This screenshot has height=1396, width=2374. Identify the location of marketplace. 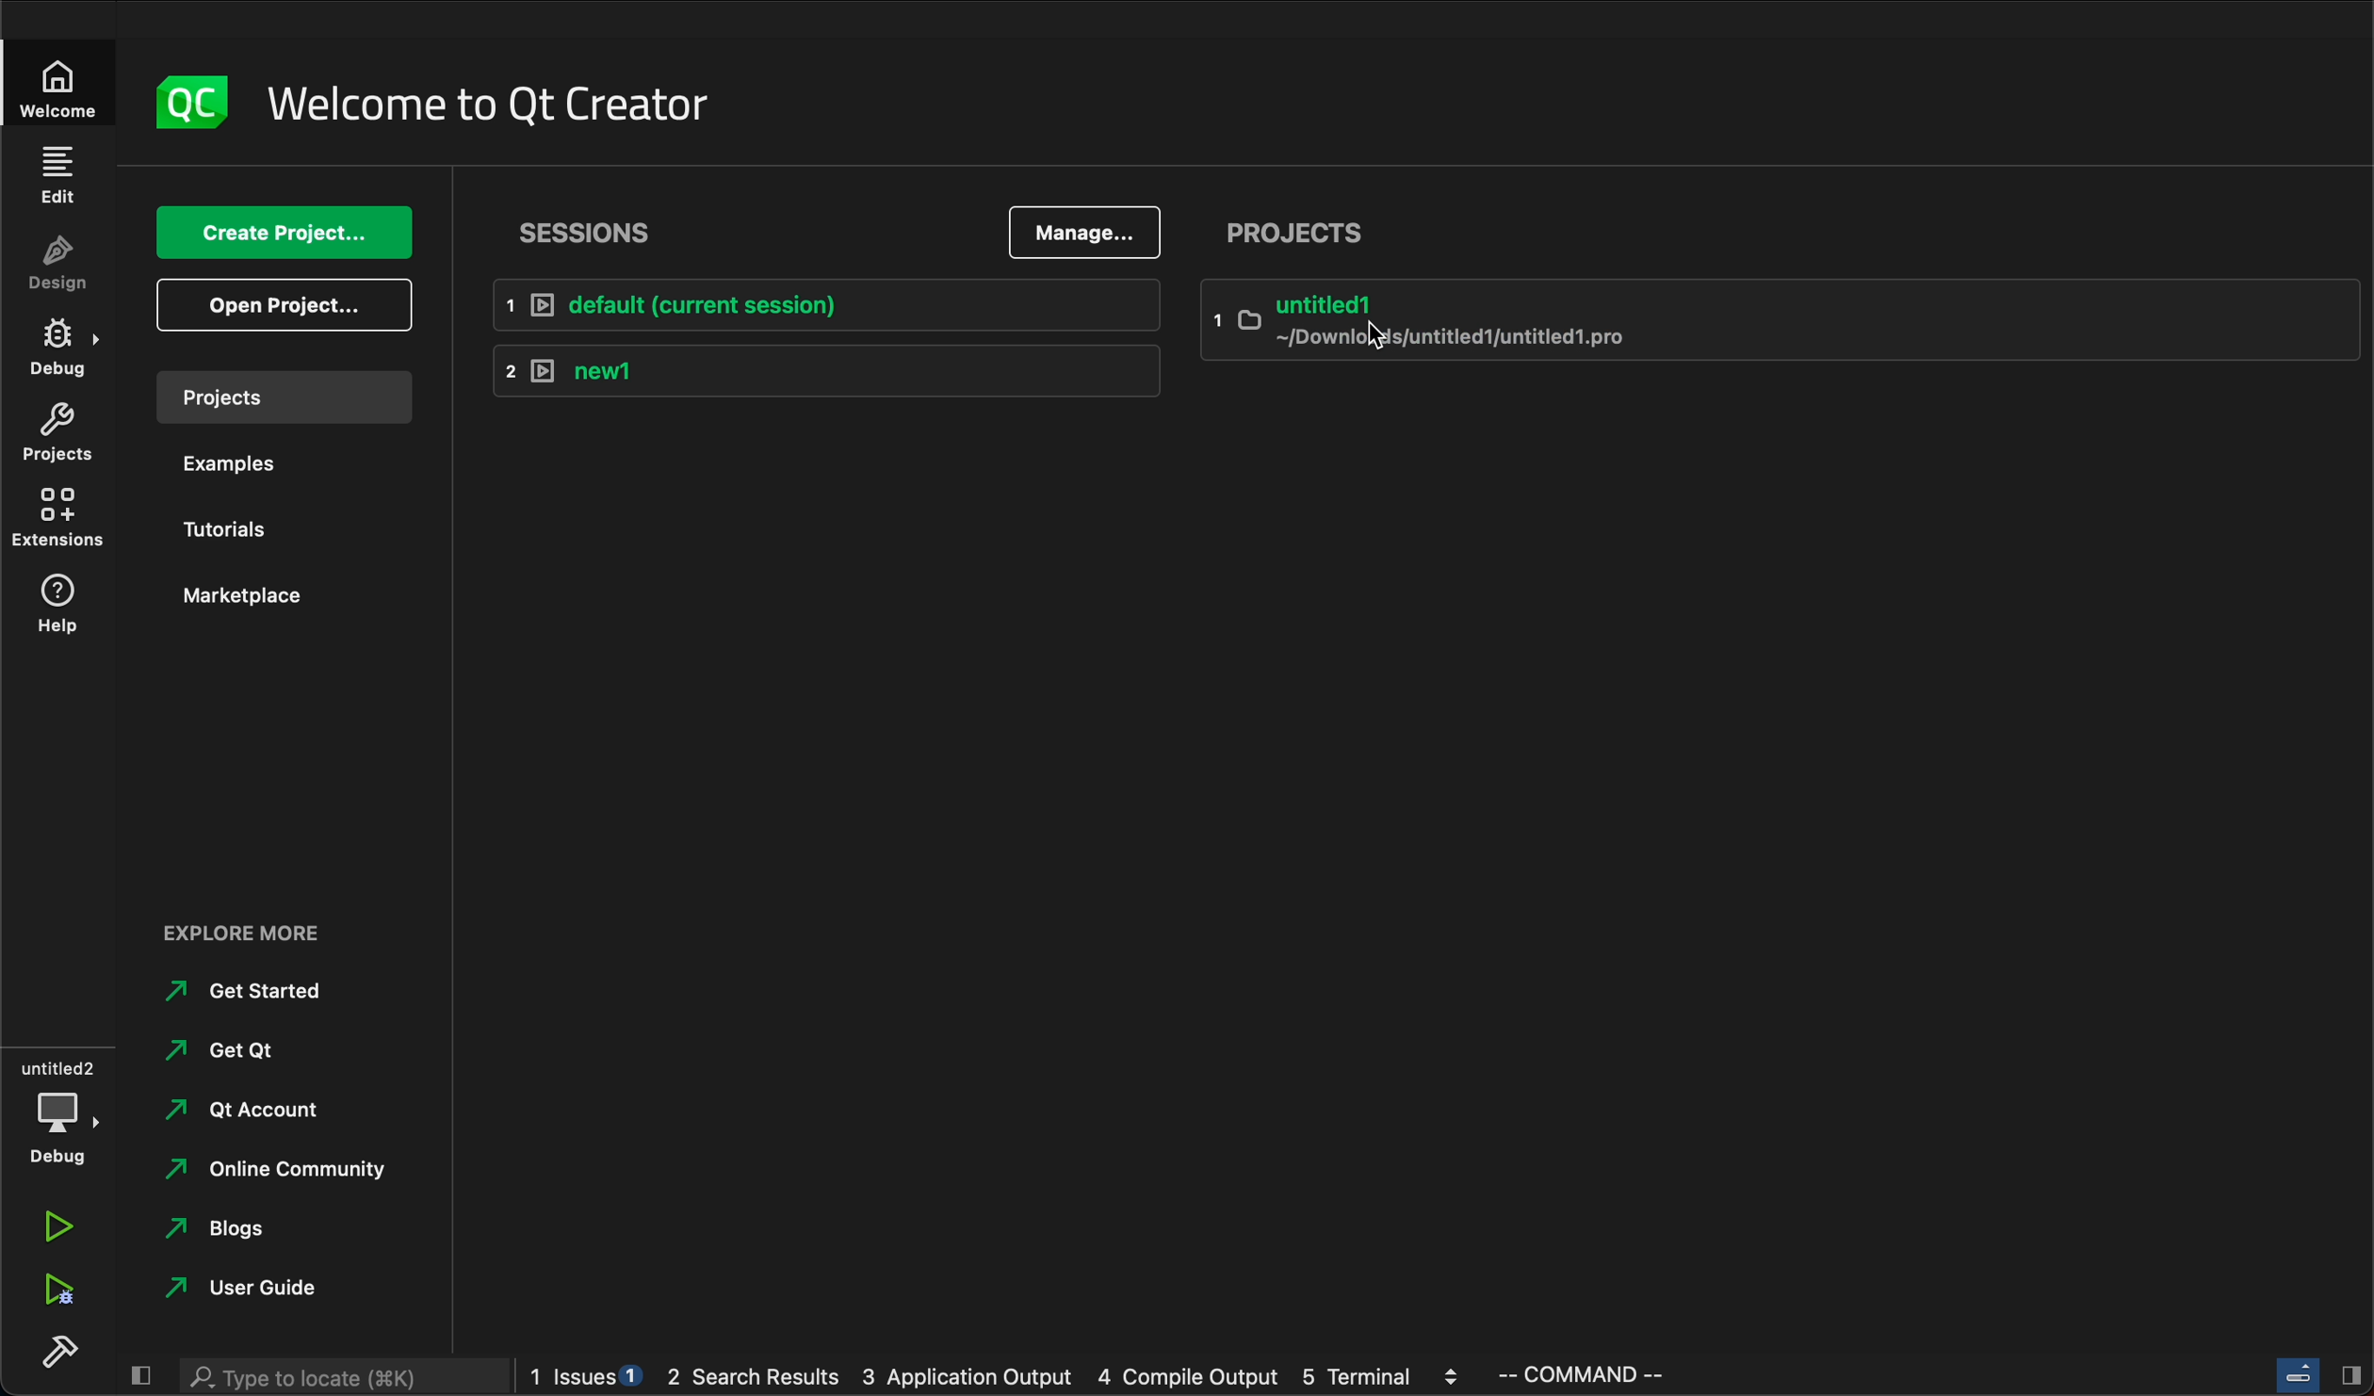
(278, 595).